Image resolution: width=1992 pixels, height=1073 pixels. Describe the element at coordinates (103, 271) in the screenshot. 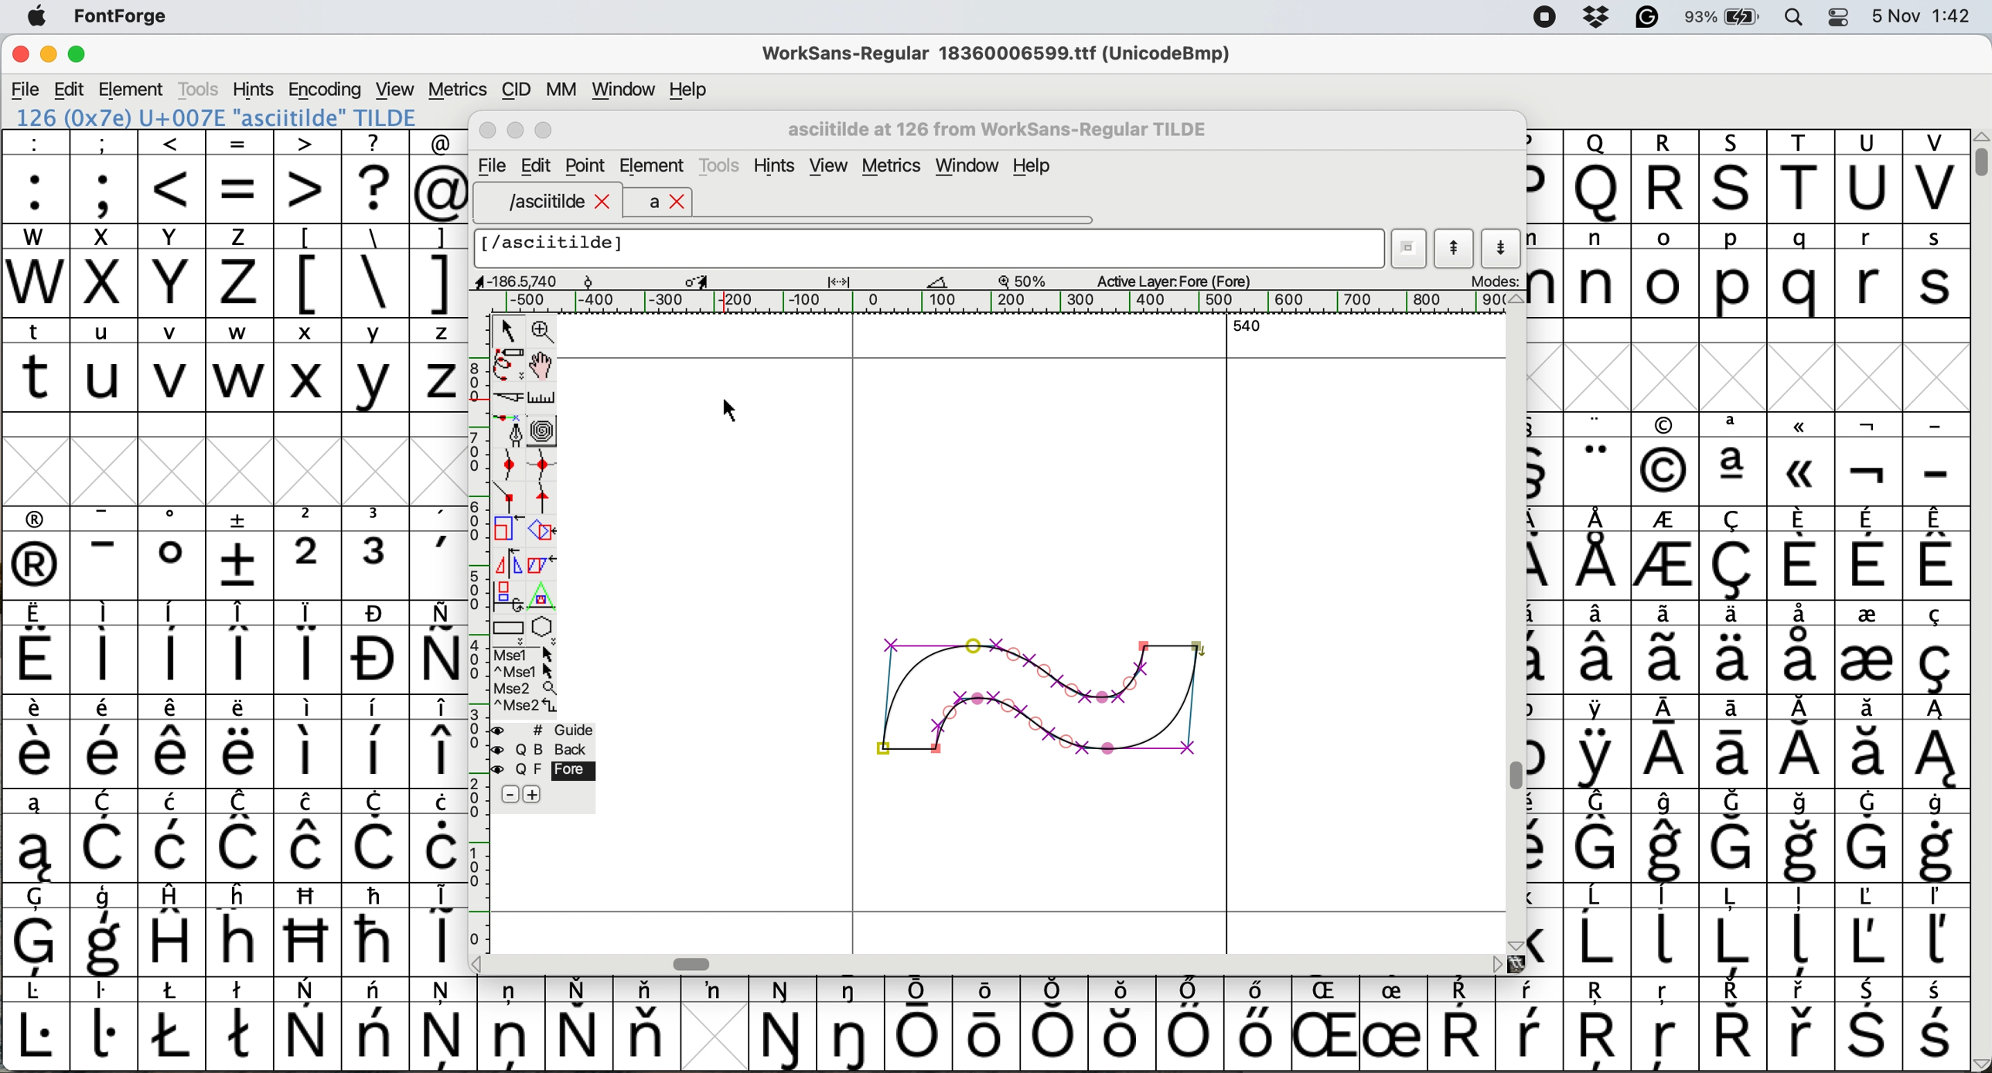

I see `x` at that location.